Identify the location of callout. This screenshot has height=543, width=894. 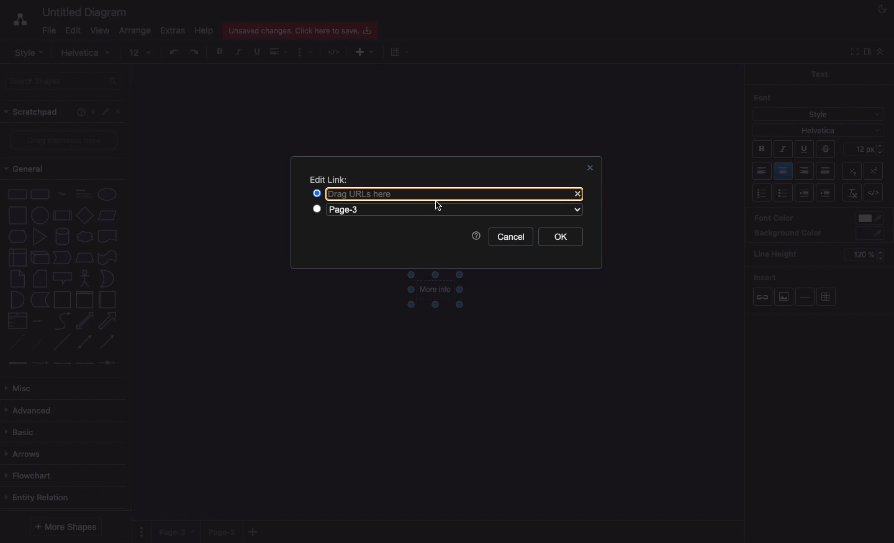
(63, 279).